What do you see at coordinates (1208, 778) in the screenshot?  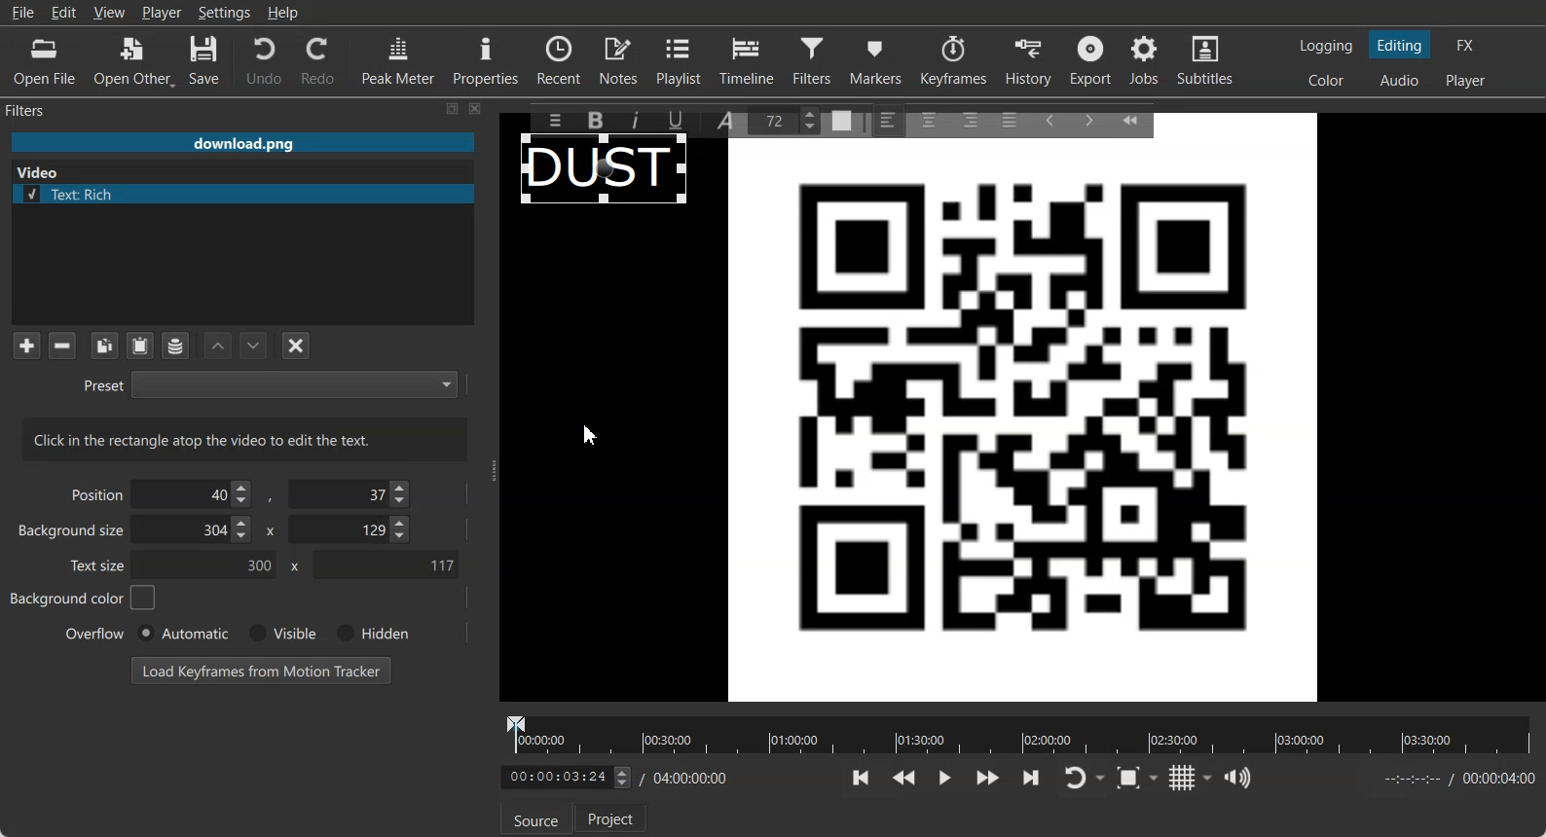 I see `Drop down box` at bounding box center [1208, 778].